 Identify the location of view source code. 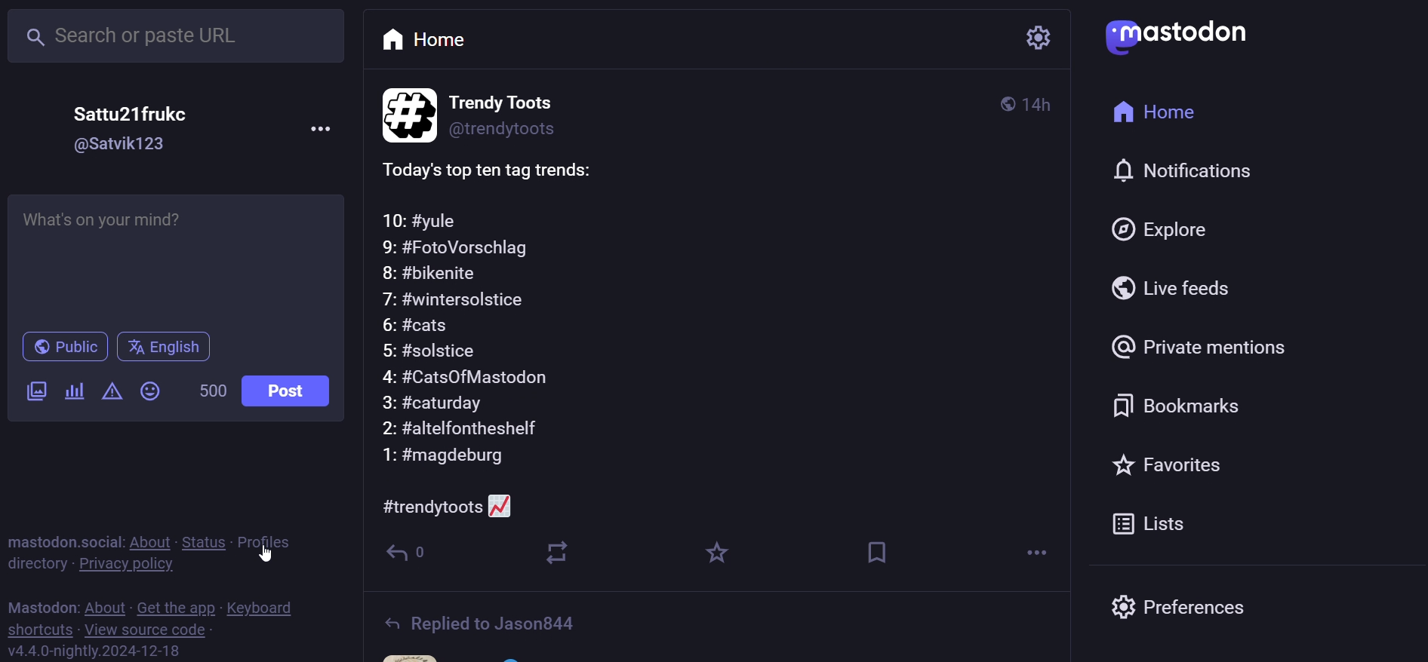
(149, 629).